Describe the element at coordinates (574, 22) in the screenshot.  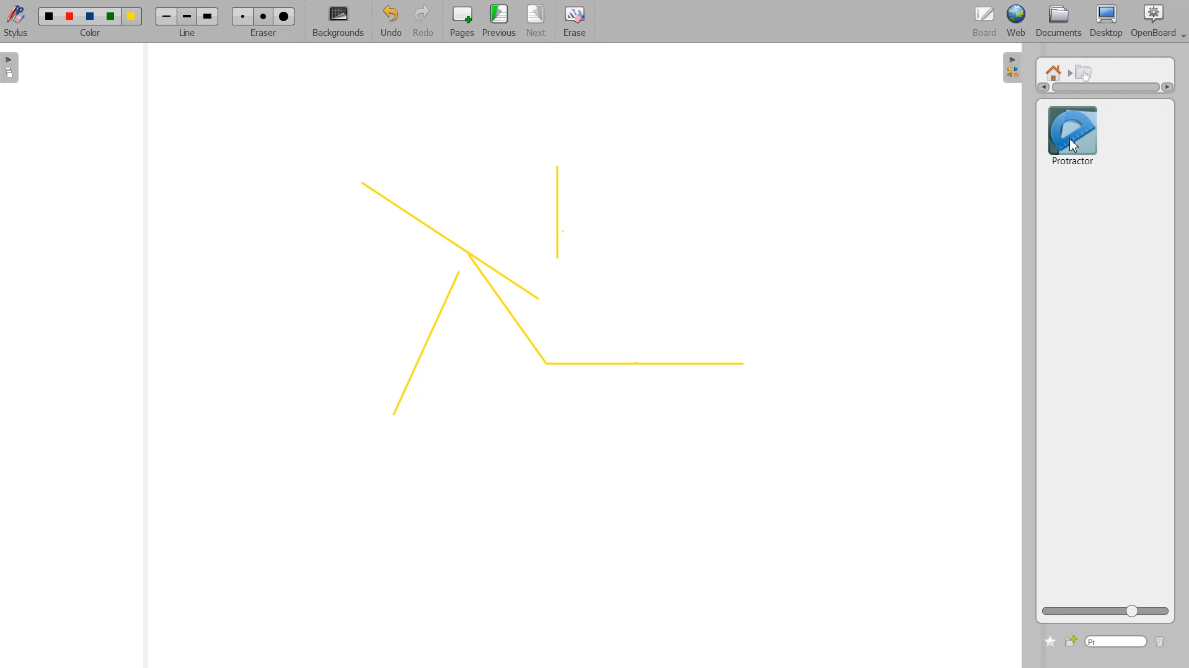
I see `Erase` at that location.